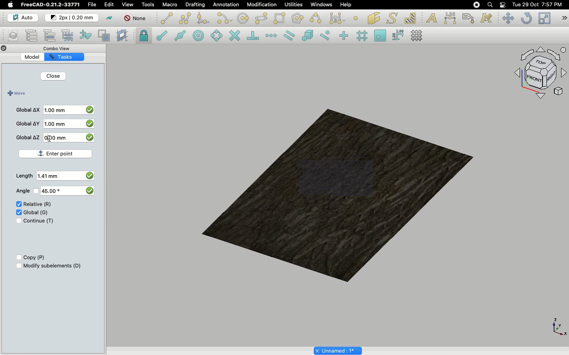 This screenshot has width=569, height=355. What do you see at coordinates (89, 190) in the screenshot?
I see `checkbox` at bounding box center [89, 190].